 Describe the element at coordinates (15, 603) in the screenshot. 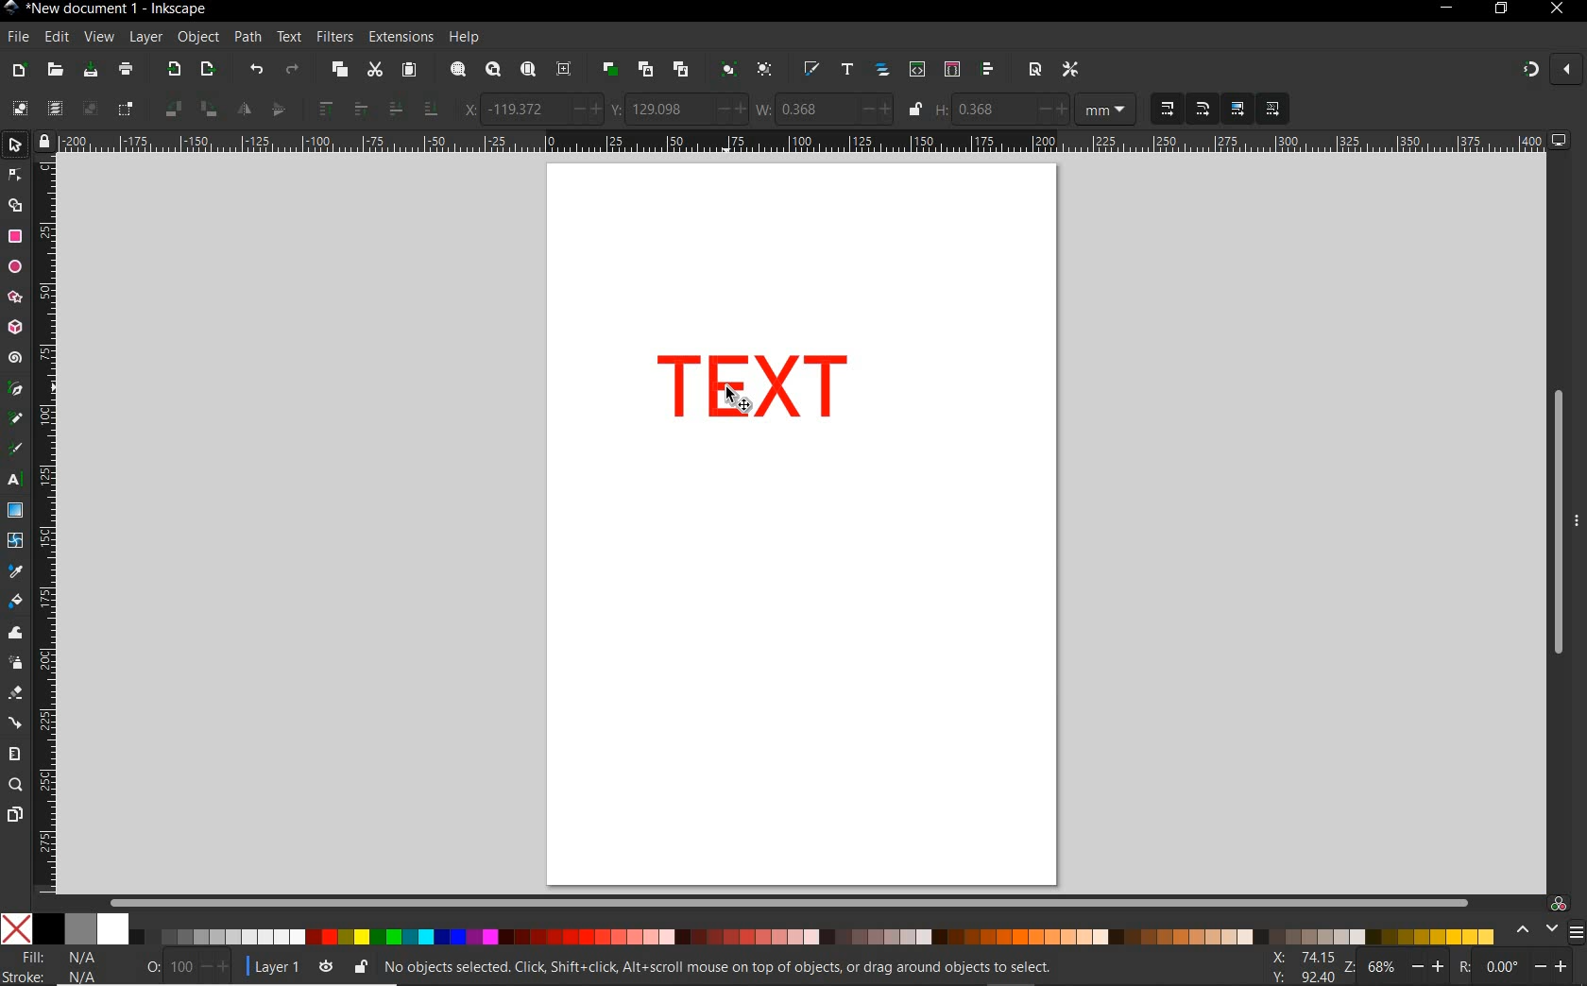

I see `PAINT BUCKET TOOL` at that location.